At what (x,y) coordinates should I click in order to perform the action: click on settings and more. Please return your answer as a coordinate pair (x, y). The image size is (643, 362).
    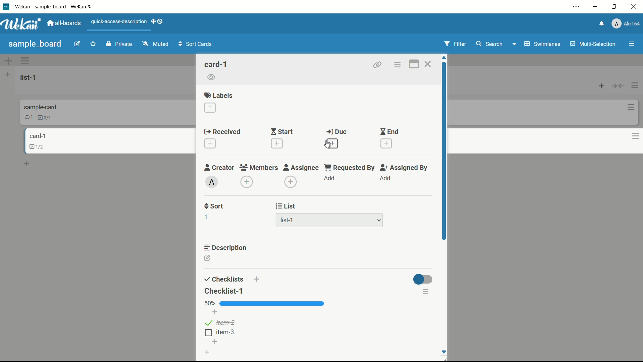
    Looking at the image, I should click on (574, 6).